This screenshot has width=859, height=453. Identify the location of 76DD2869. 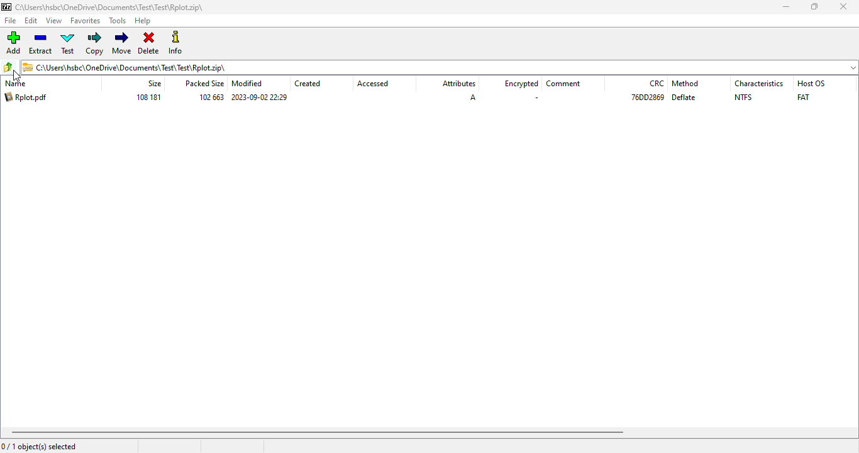
(648, 97).